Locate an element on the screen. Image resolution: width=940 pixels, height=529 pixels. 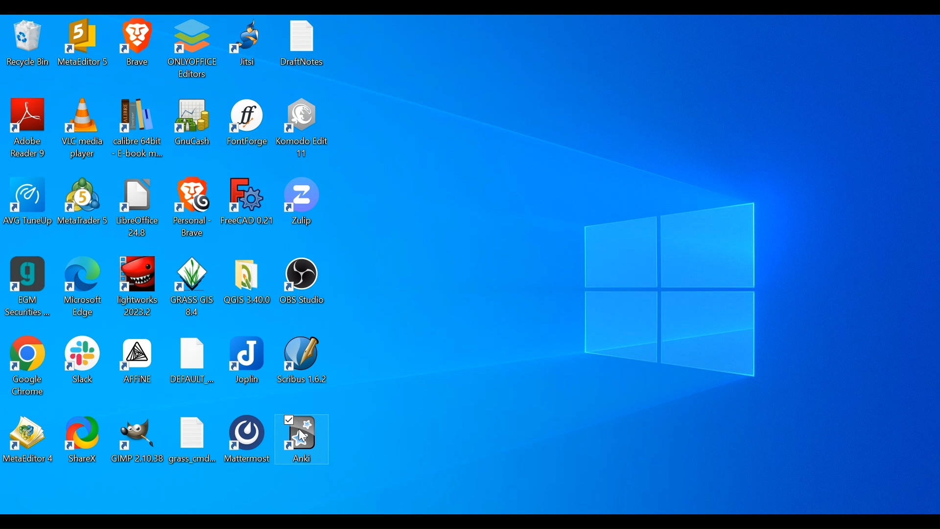
QGISFlder is located at coordinates (249, 282).